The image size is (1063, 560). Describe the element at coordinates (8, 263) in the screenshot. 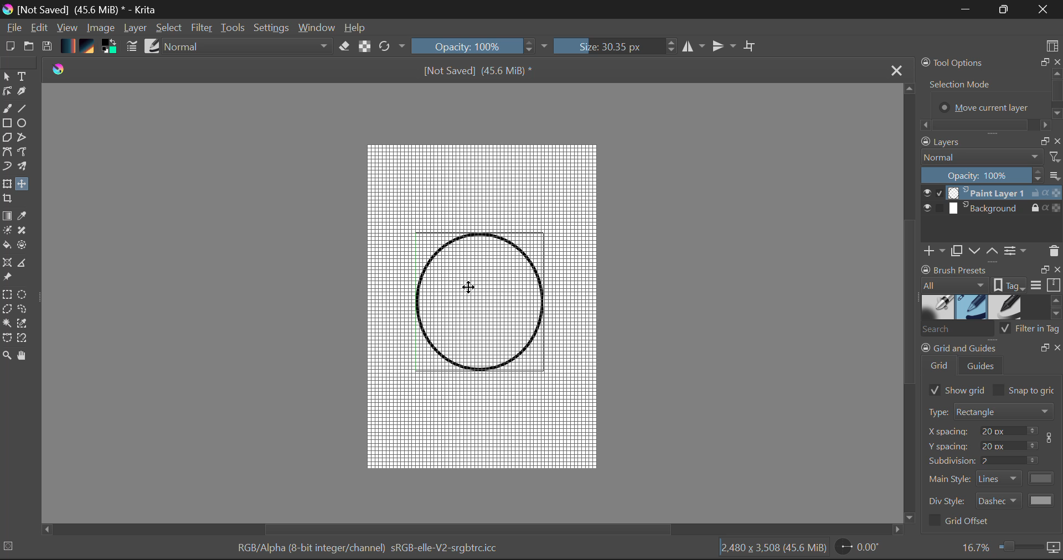

I see `Assistant Tool` at that location.